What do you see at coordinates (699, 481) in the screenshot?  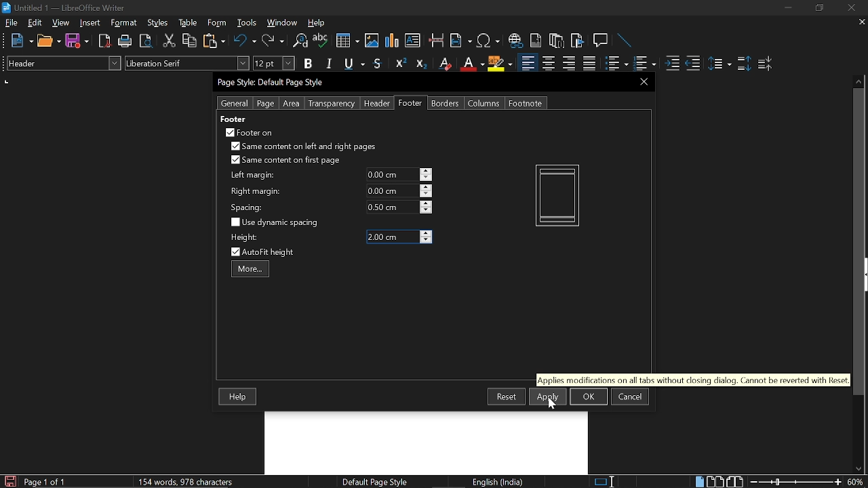 I see `Single page view` at bounding box center [699, 481].